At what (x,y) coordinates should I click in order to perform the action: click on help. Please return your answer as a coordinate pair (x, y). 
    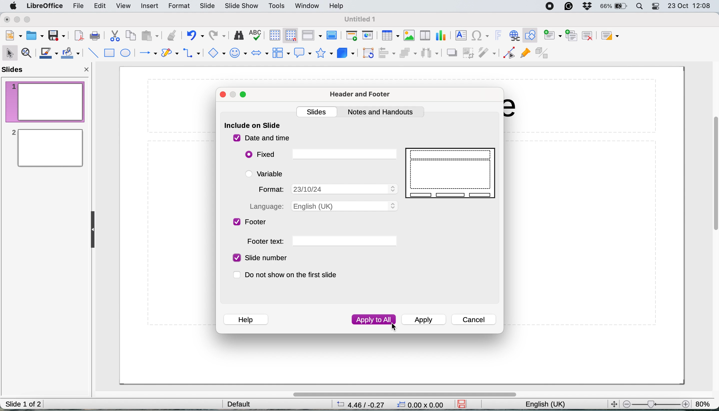
    Looking at the image, I should click on (338, 6).